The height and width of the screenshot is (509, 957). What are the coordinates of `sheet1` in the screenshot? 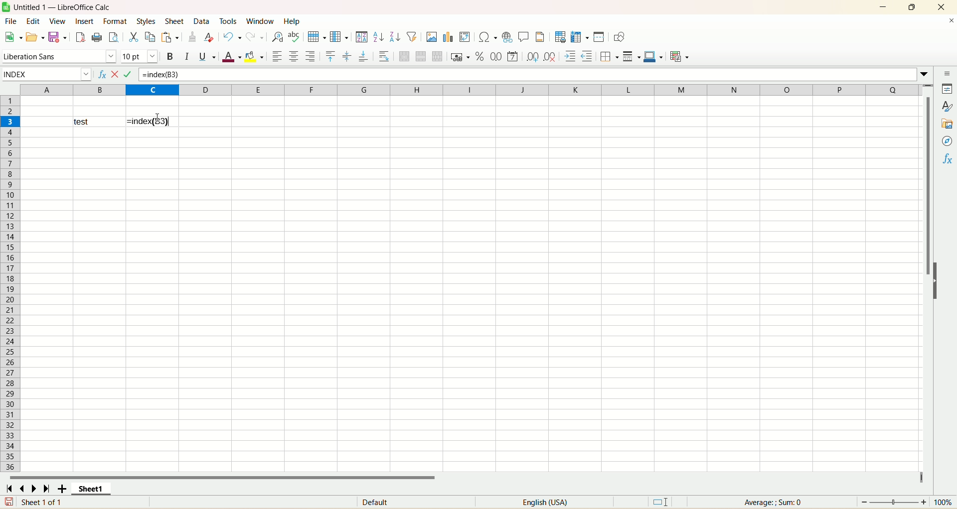 It's located at (91, 488).